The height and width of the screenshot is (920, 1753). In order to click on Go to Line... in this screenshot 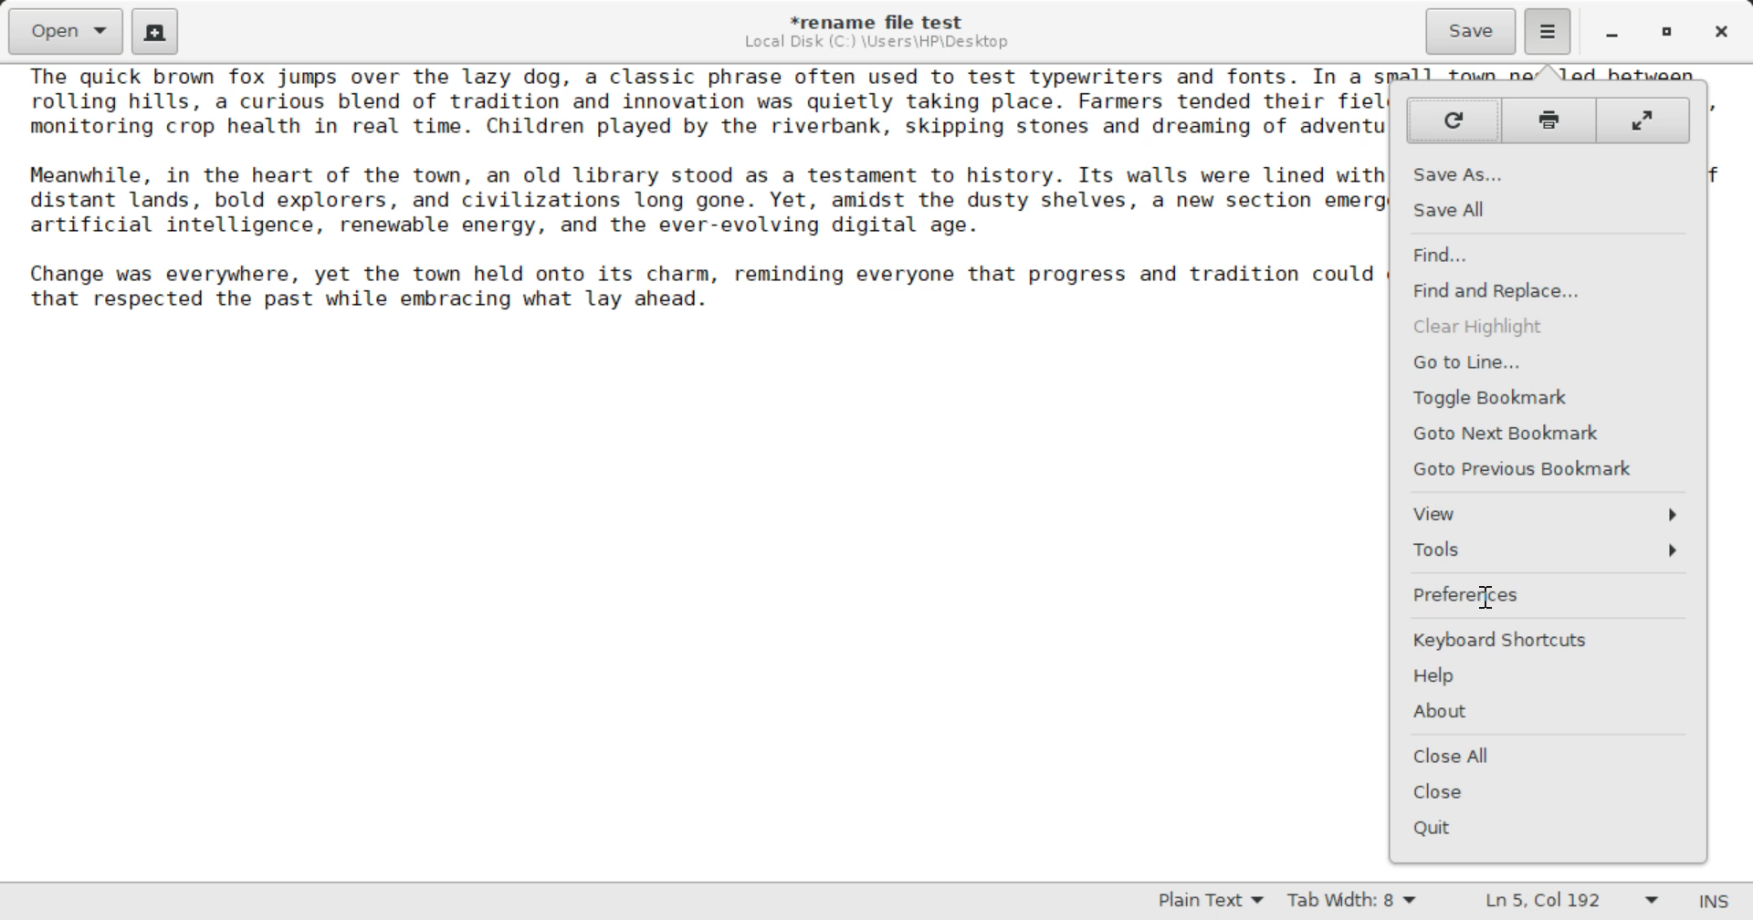, I will do `click(1548, 362)`.